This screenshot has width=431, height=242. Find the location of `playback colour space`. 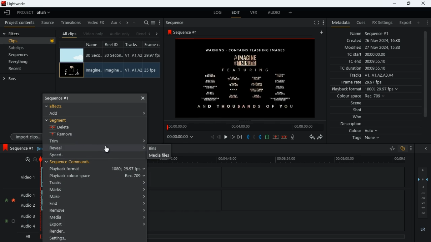

playback colour space is located at coordinates (95, 176).